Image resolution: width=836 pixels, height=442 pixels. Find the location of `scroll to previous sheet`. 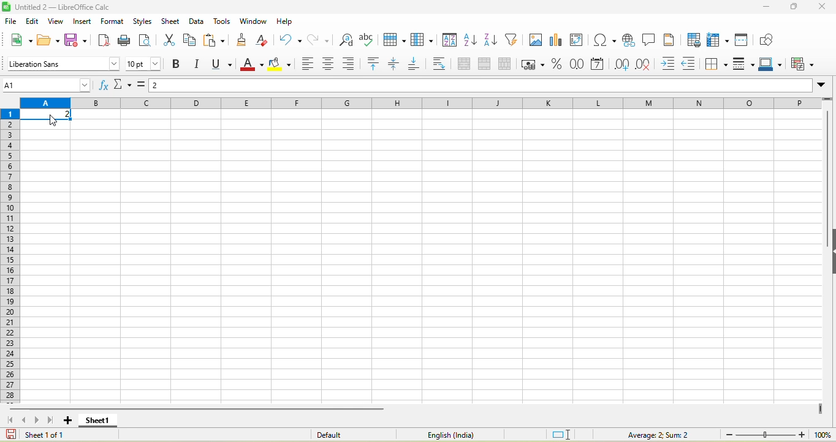

scroll to previous sheet is located at coordinates (25, 421).